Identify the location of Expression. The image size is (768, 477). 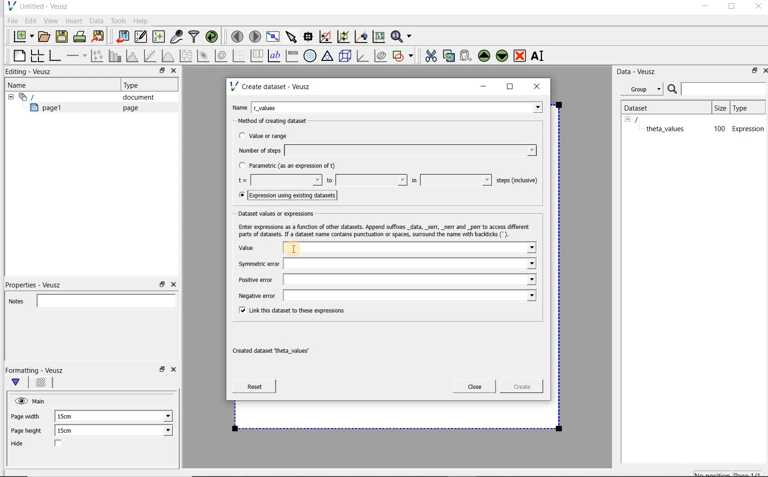
(748, 128).